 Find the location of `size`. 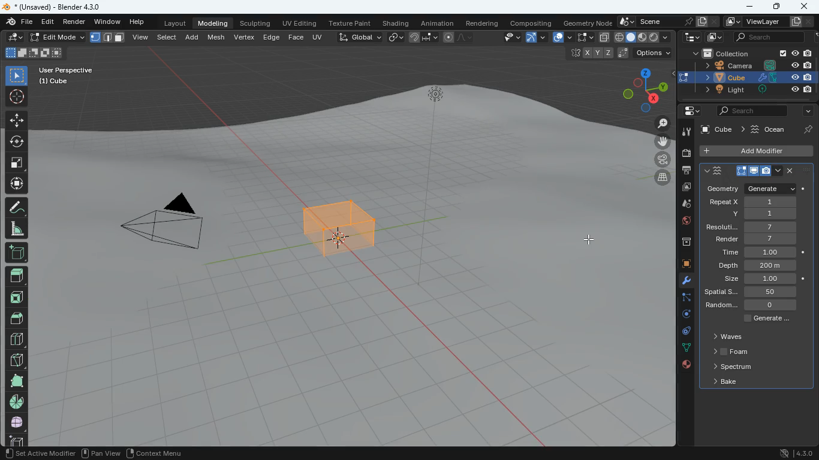

size is located at coordinates (33, 53).